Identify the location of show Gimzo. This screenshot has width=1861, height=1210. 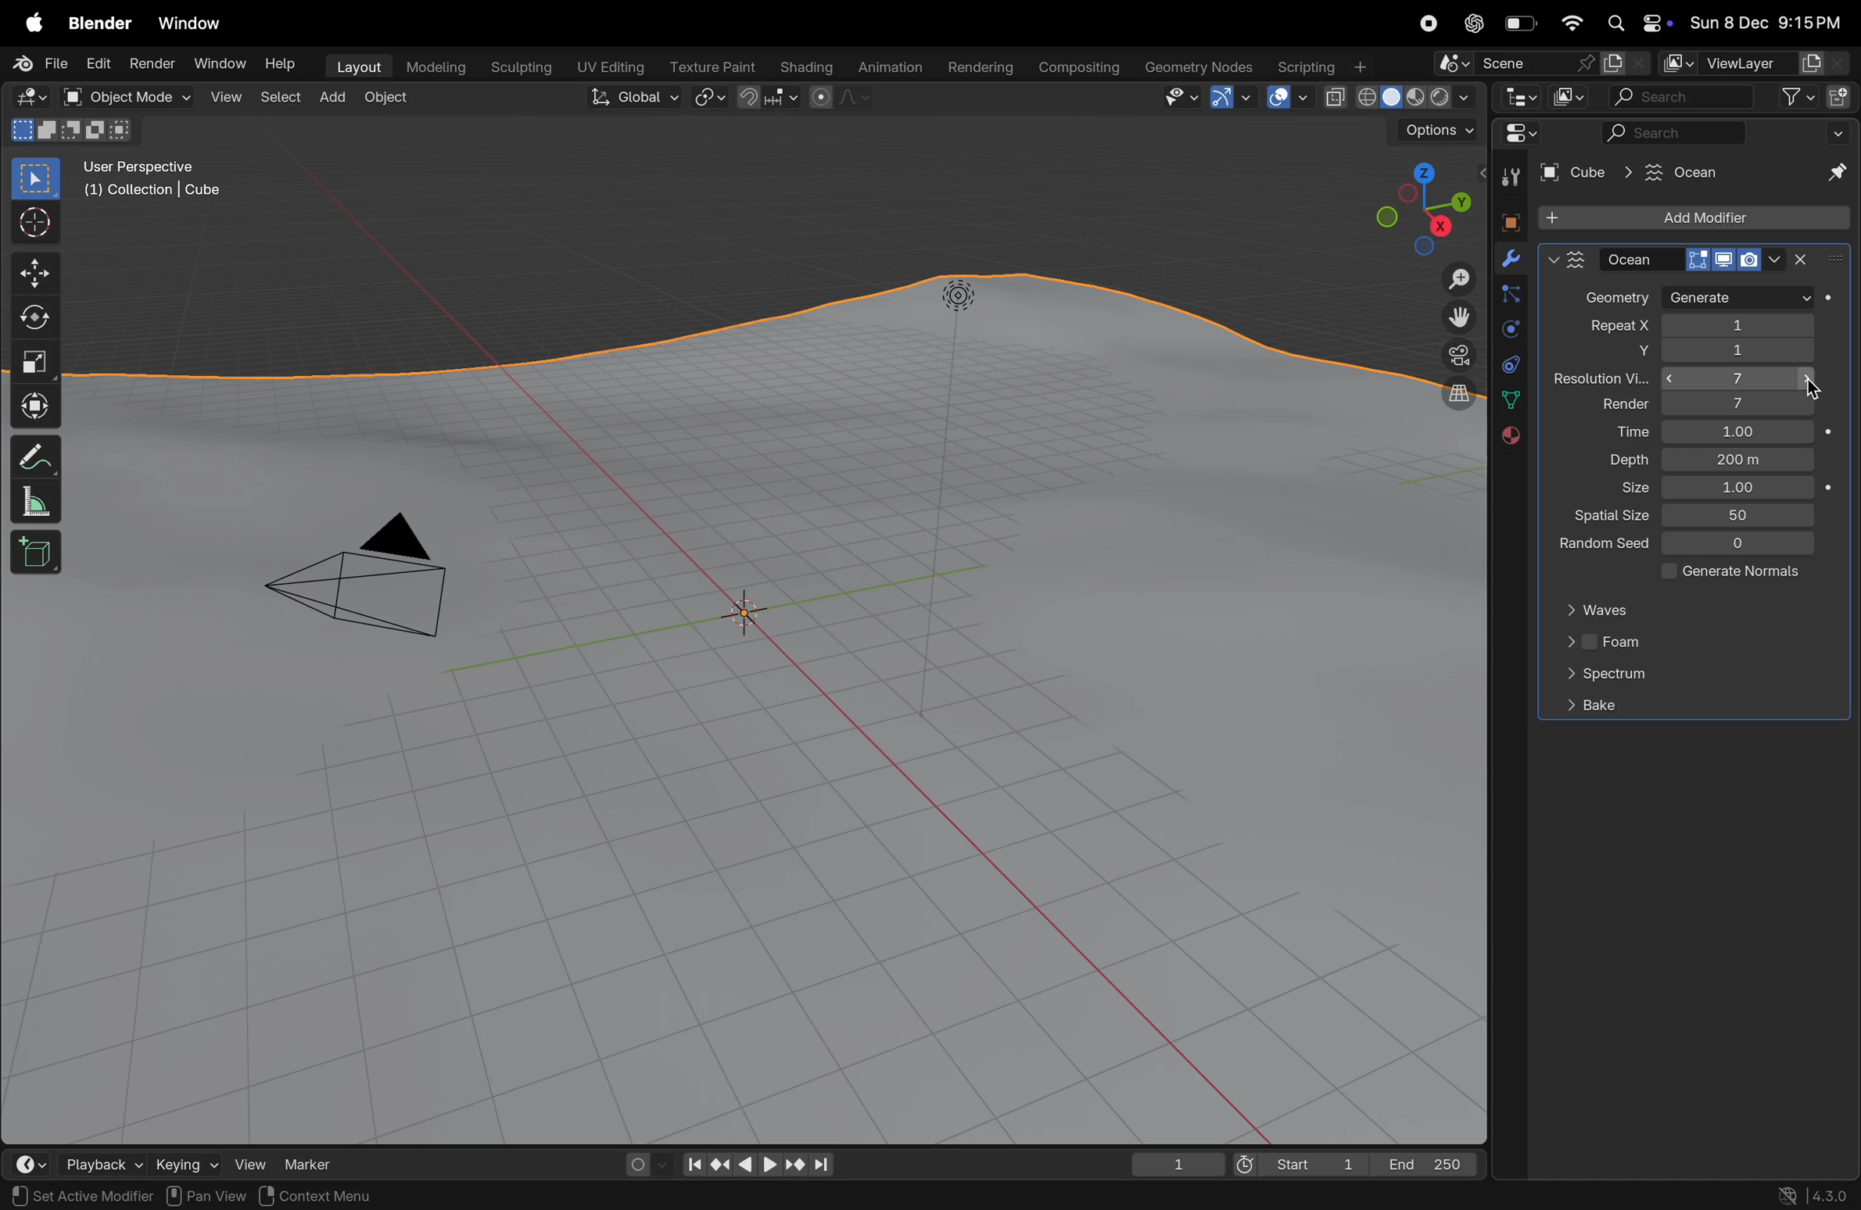
(1228, 99).